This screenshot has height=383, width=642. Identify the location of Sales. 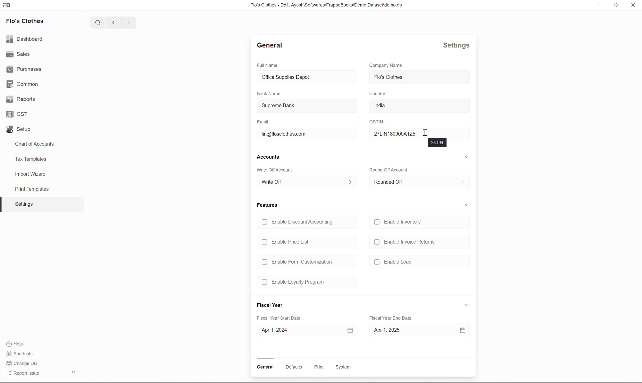
(20, 54).